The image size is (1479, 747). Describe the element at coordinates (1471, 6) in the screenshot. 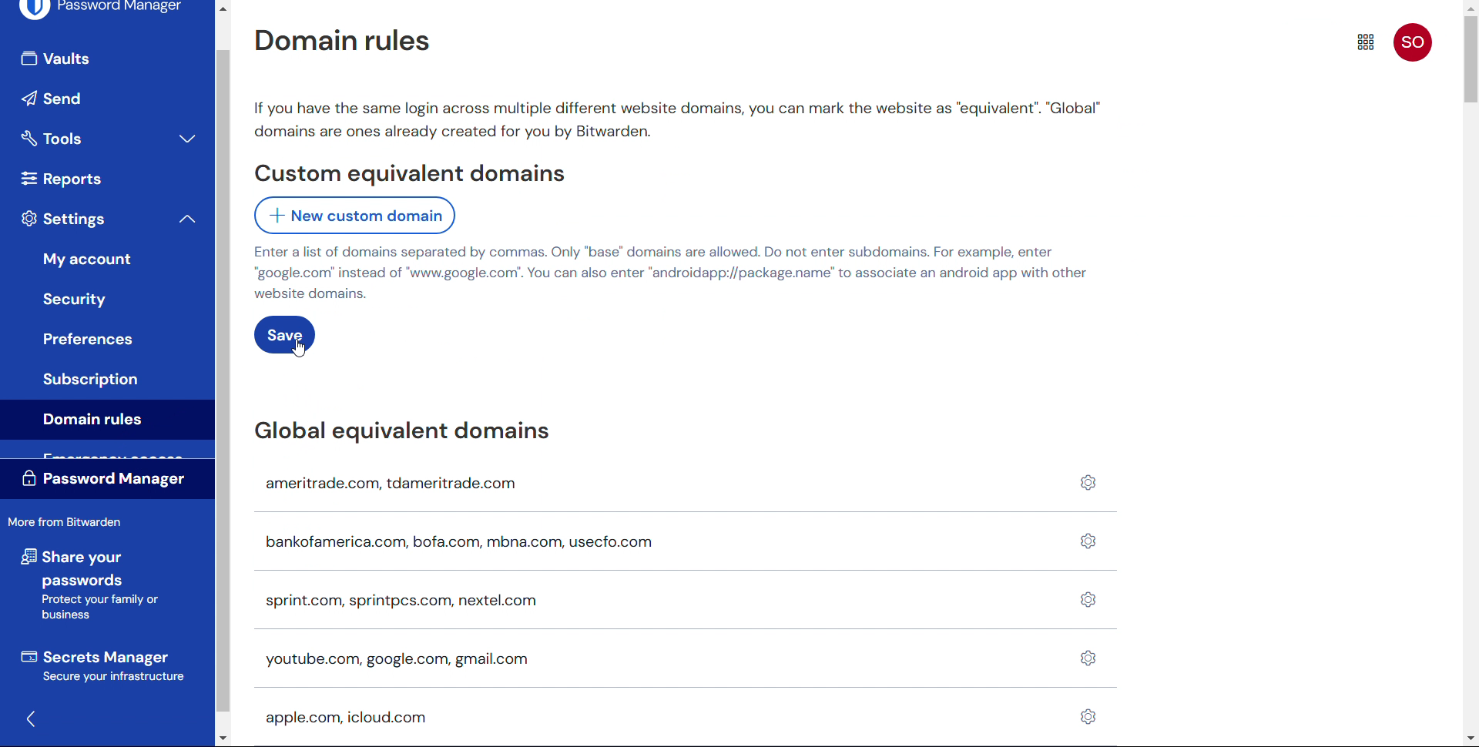

I see `Scroll up ` at that location.